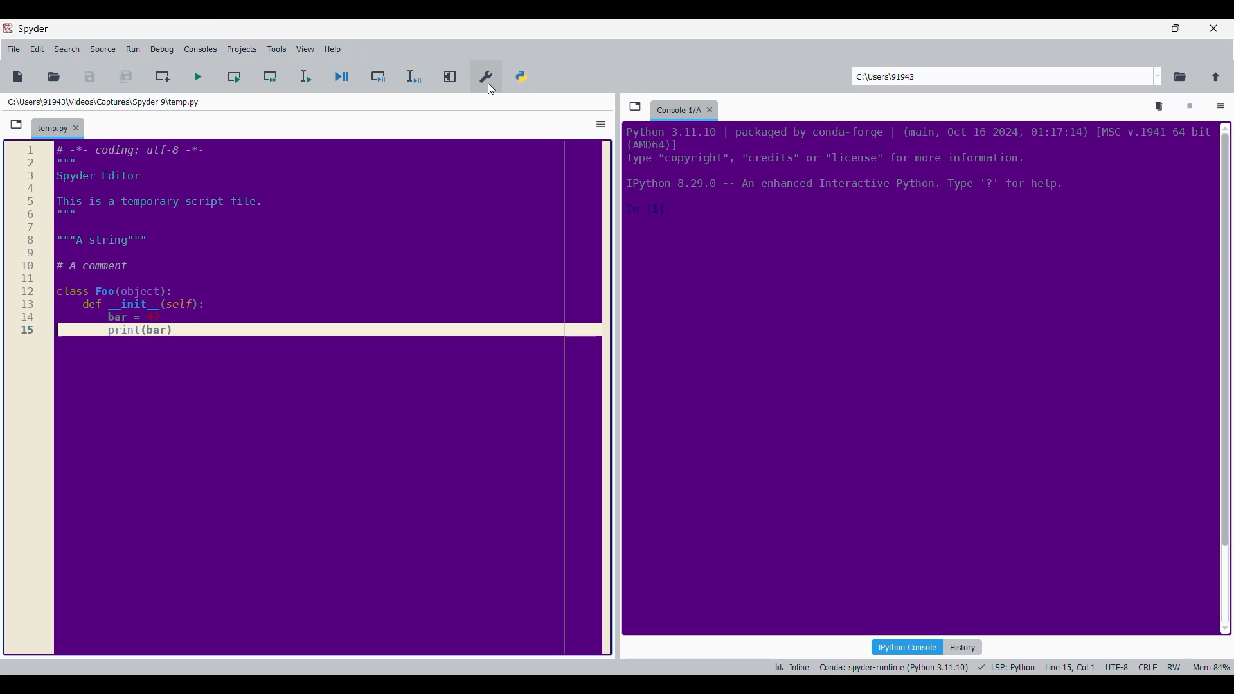 The height and width of the screenshot is (694, 1234). What do you see at coordinates (1158, 76) in the screenshot?
I see `Location options` at bounding box center [1158, 76].